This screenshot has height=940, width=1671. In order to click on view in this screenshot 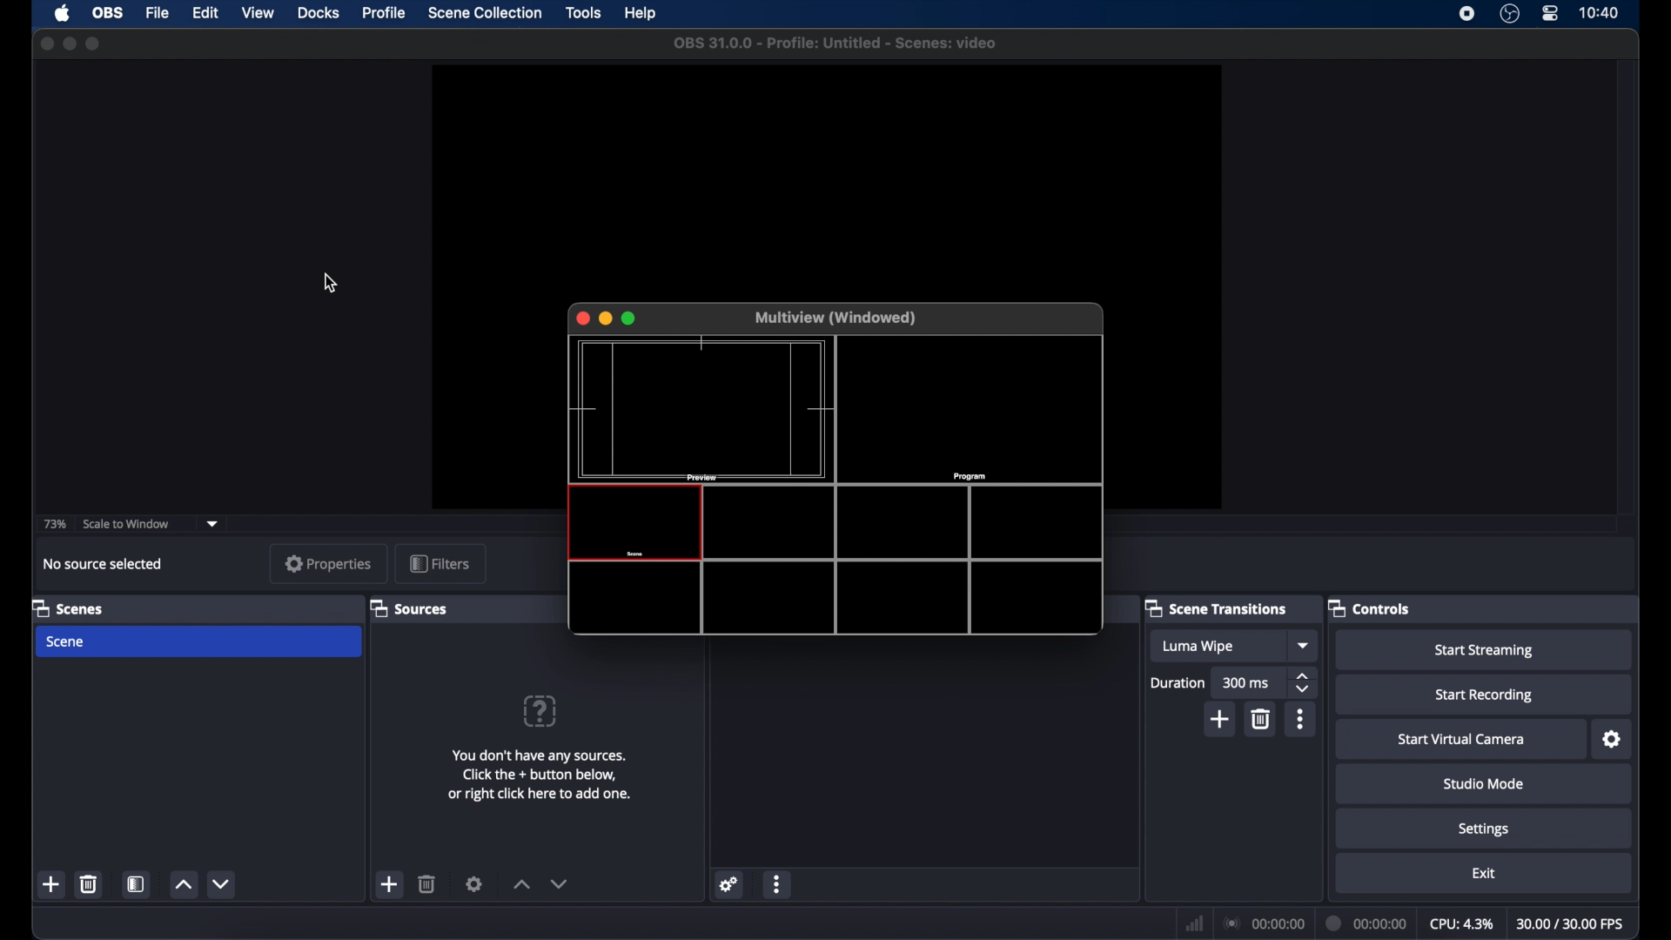, I will do `click(259, 13)`.